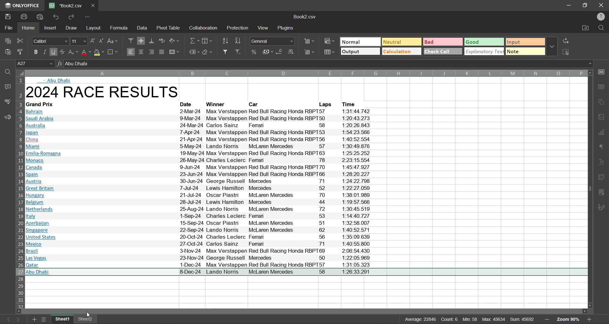  Describe the element at coordinates (198, 244) in the screenshot. I see `text info` at that location.